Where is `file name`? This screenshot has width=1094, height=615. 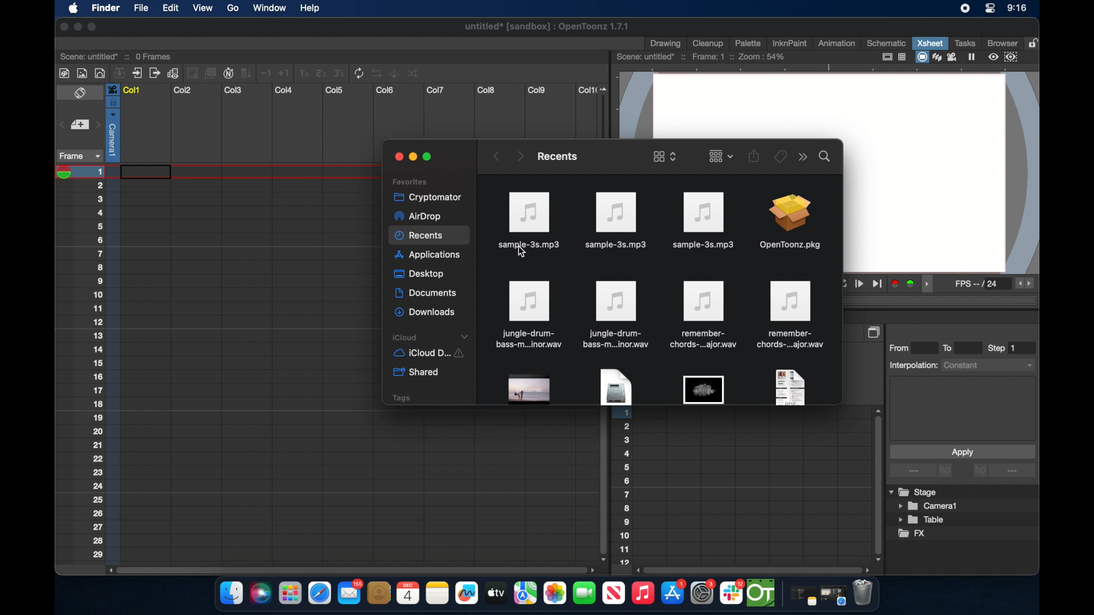 file name is located at coordinates (548, 28).